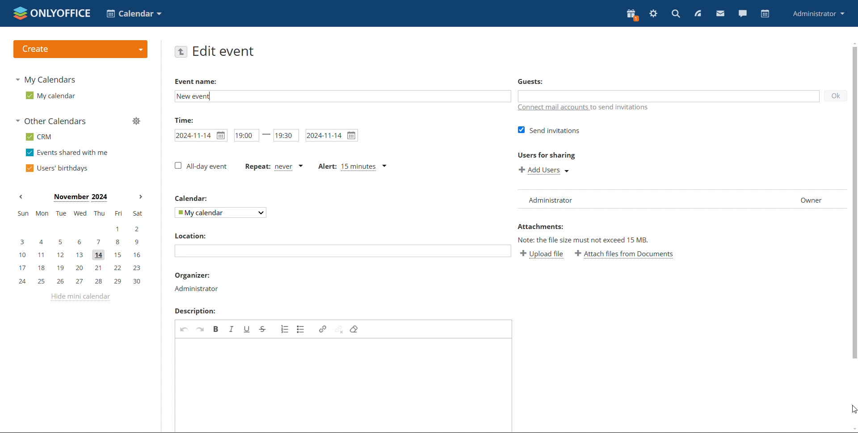 Image resolution: width=858 pixels, height=433 pixels. Describe the element at coordinates (200, 330) in the screenshot. I see `redo` at that location.